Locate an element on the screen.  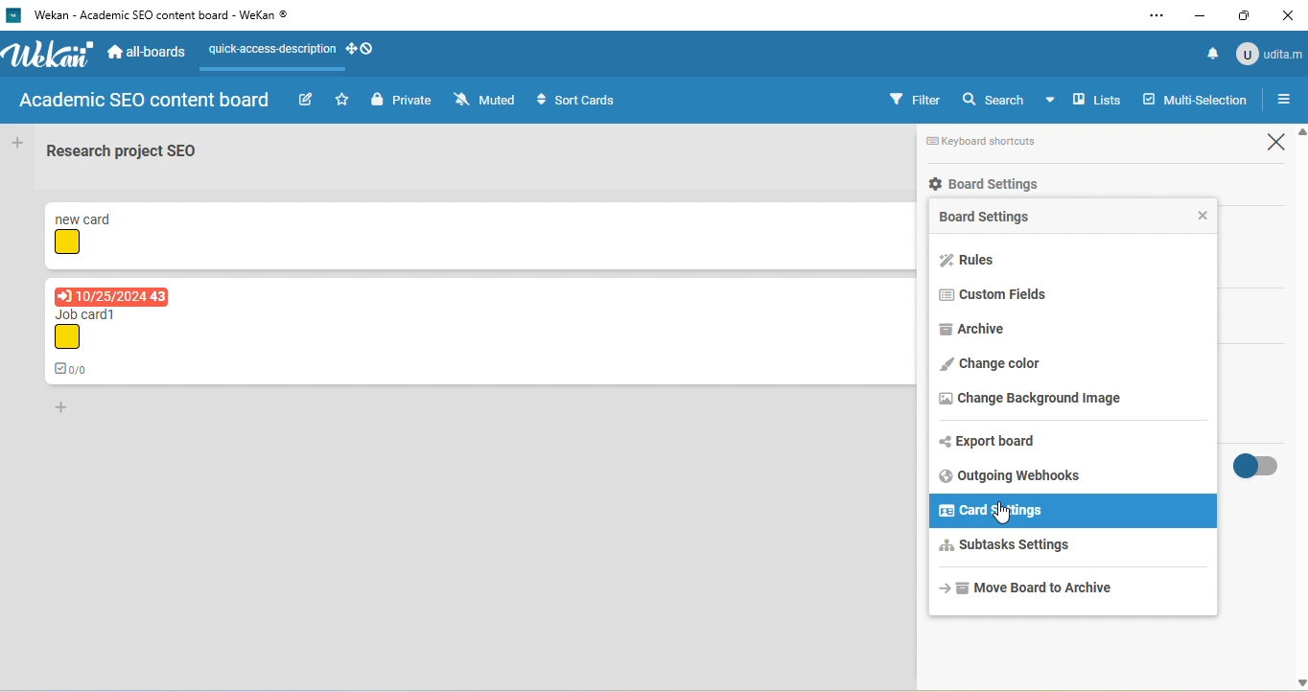
cursor movement is located at coordinates (1001, 515).